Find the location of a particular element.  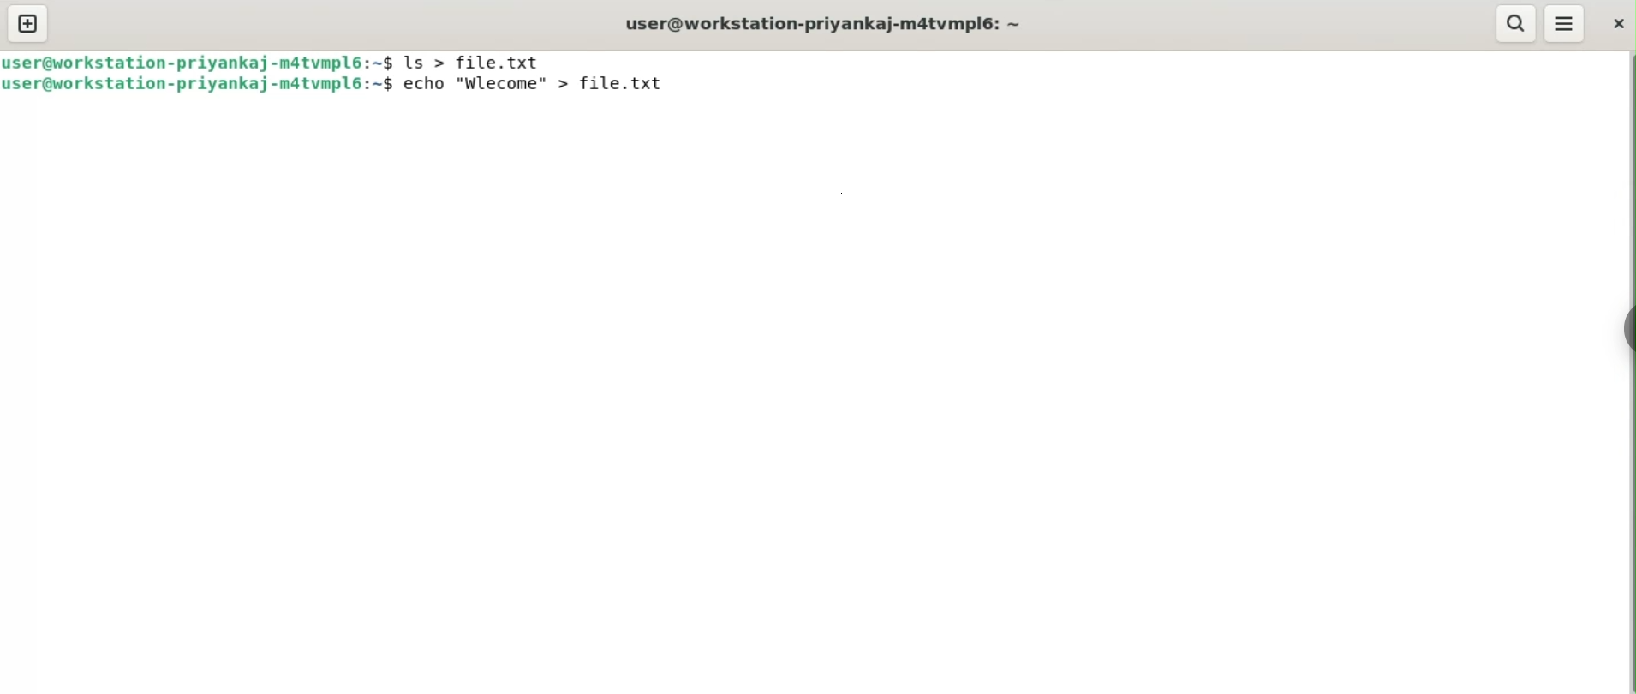

search is located at coordinates (1517, 21).